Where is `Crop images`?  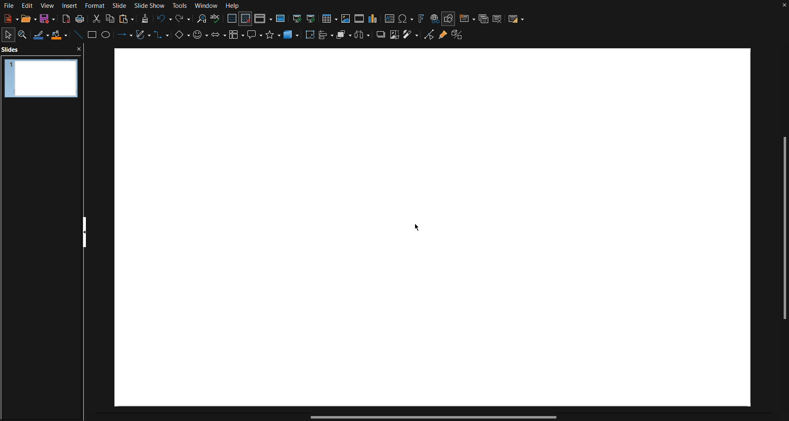 Crop images is located at coordinates (394, 37).